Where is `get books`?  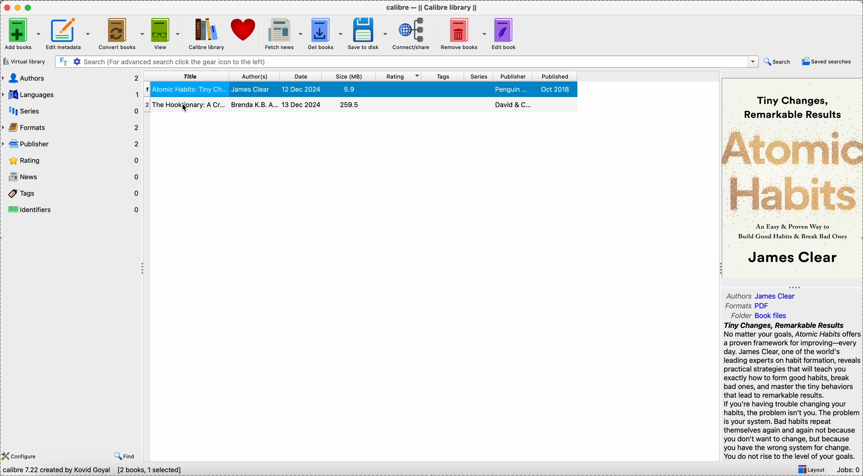
get books is located at coordinates (328, 33).